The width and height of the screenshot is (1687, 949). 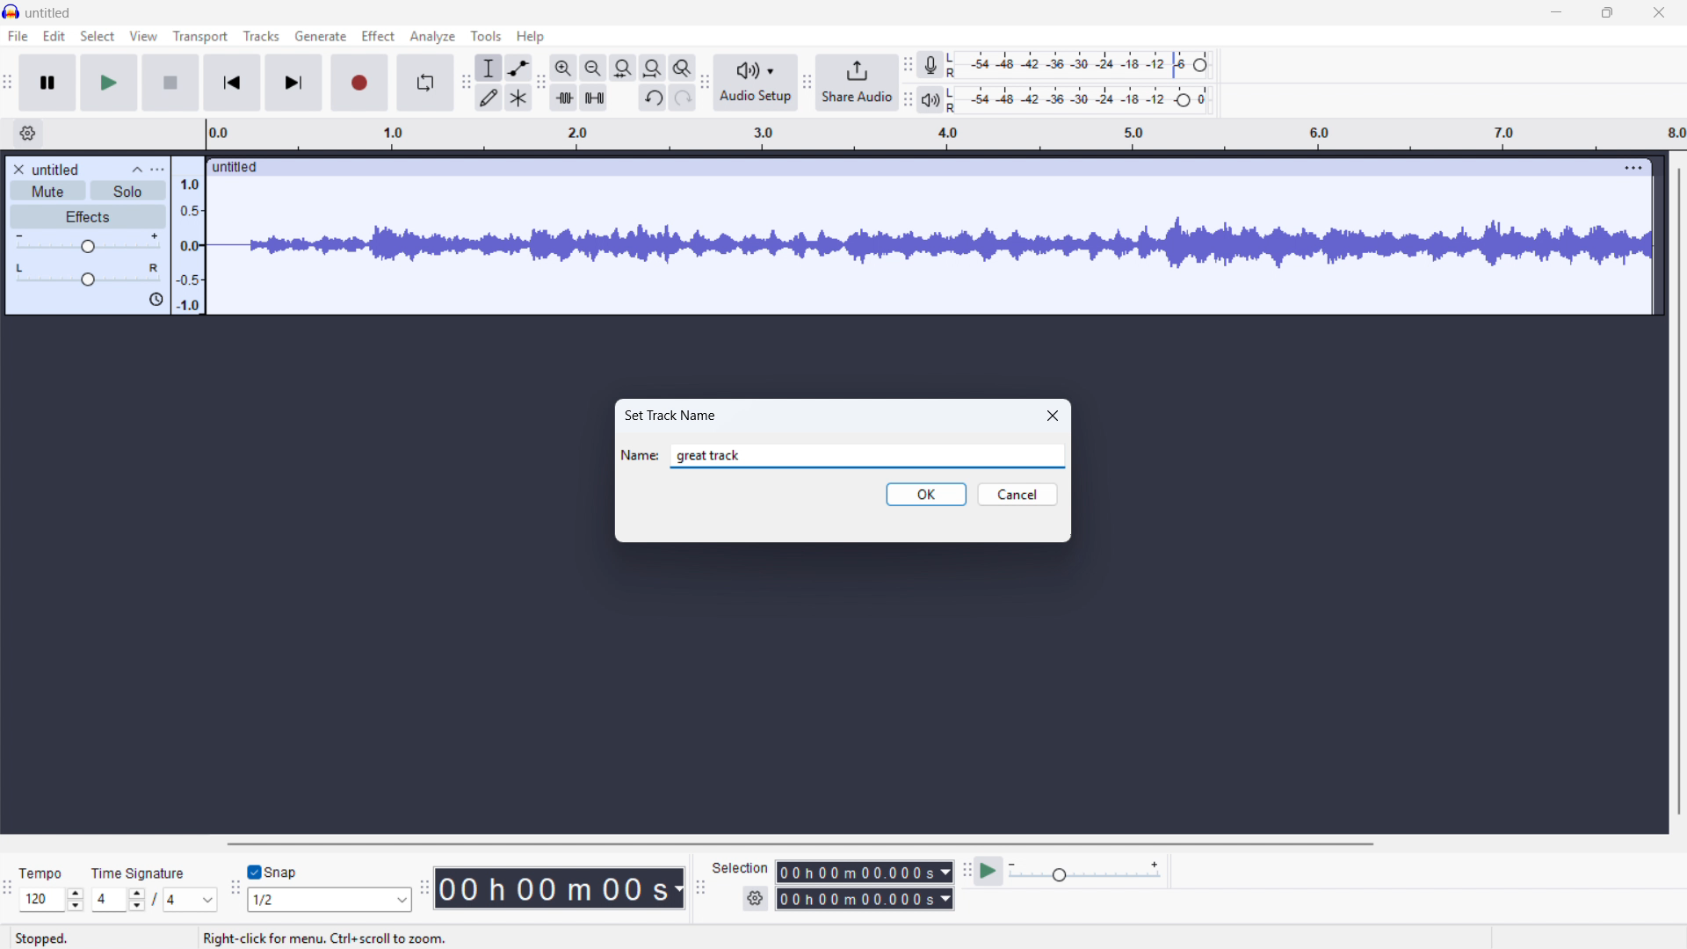 I want to click on Edit , so click(x=54, y=37).